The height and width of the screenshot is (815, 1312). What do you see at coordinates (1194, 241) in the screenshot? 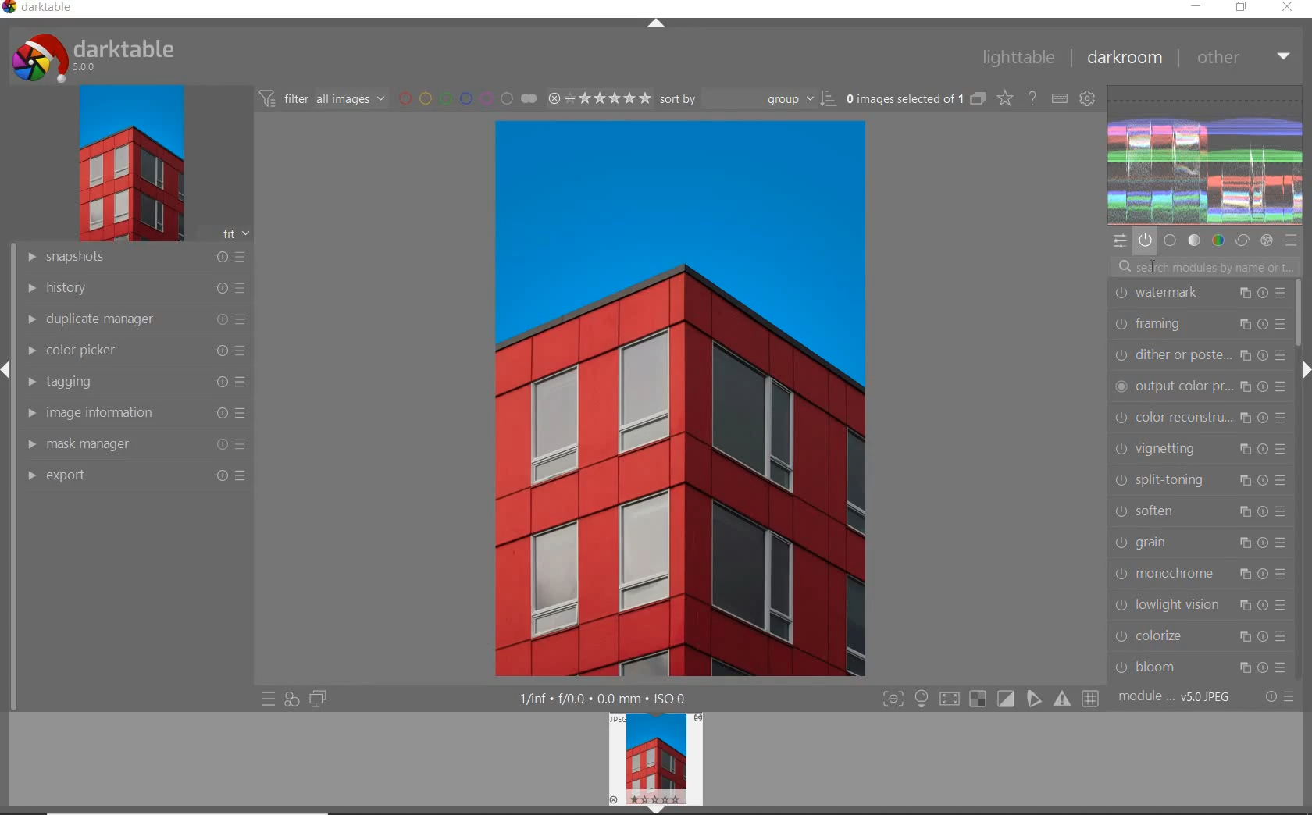
I see `tone` at bounding box center [1194, 241].